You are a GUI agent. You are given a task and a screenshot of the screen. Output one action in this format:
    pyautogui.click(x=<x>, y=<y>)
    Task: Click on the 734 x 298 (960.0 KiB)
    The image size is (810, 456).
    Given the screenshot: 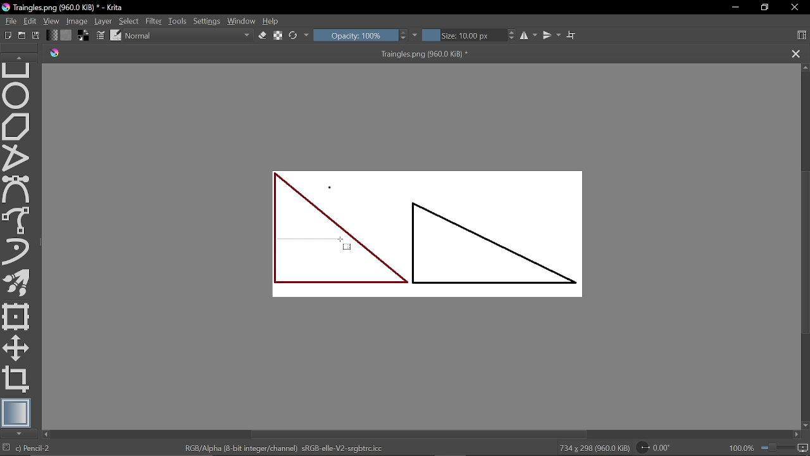 What is the action you would take?
    pyautogui.click(x=594, y=448)
    